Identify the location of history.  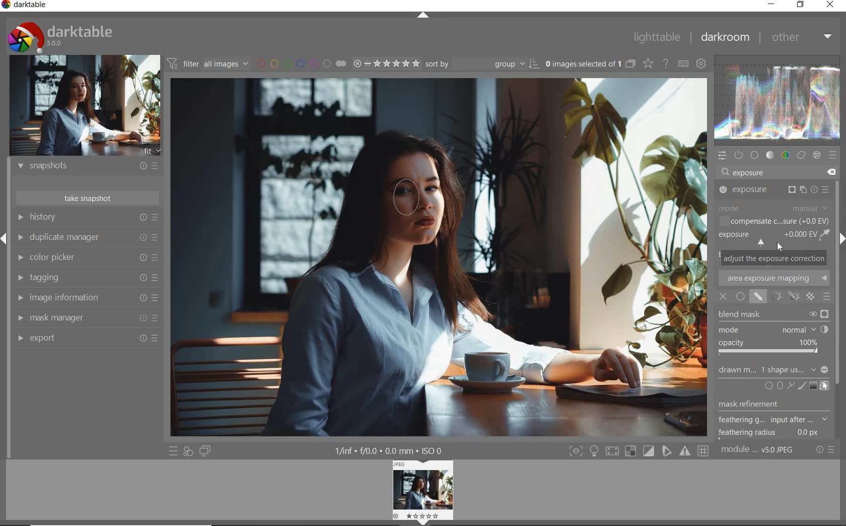
(86, 217).